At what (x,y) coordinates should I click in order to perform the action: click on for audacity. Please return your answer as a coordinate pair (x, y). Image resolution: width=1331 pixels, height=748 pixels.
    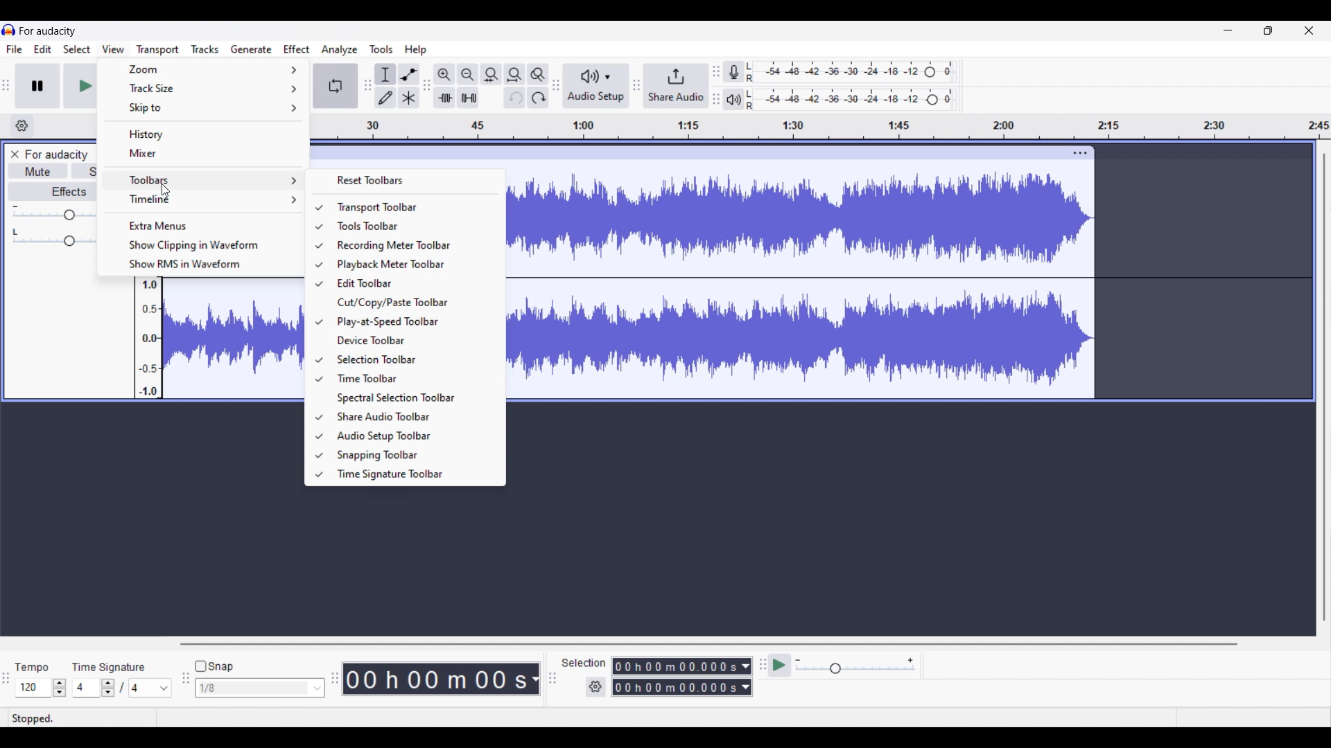
    Looking at the image, I should click on (57, 155).